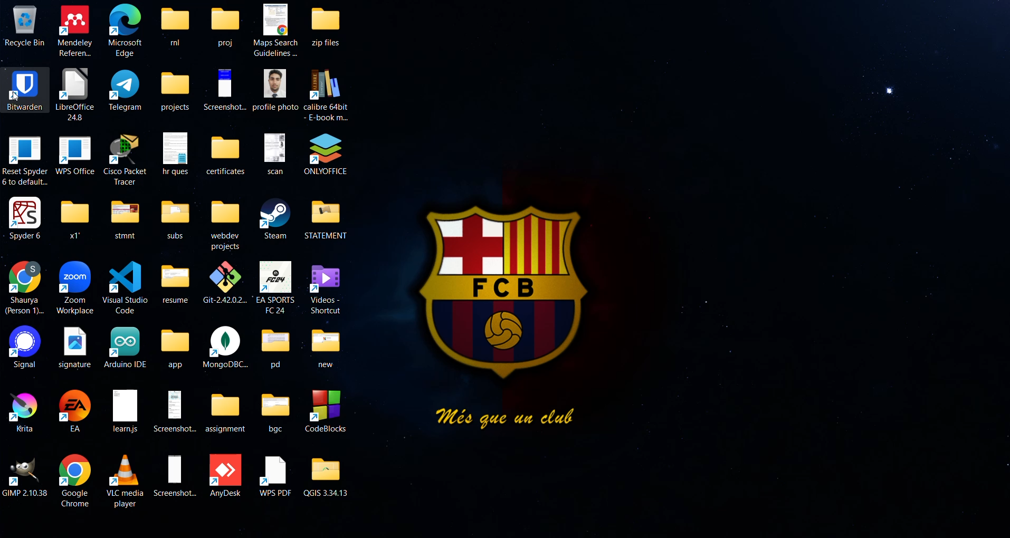 The height and width of the screenshot is (538, 1010). Describe the element at coordinates (326, 155) in the screenshot. I see `ONLYOFFICE` at that location.